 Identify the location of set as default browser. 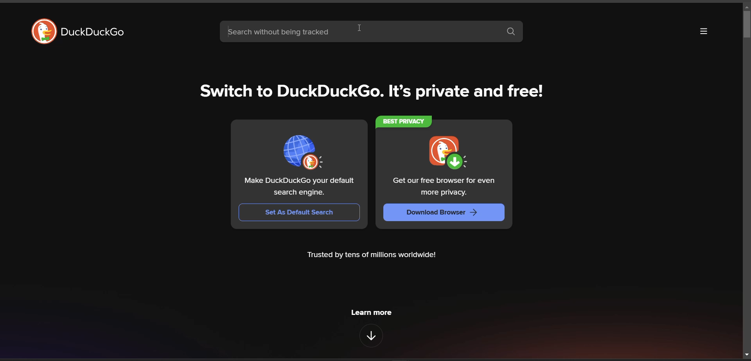
(300, 150).